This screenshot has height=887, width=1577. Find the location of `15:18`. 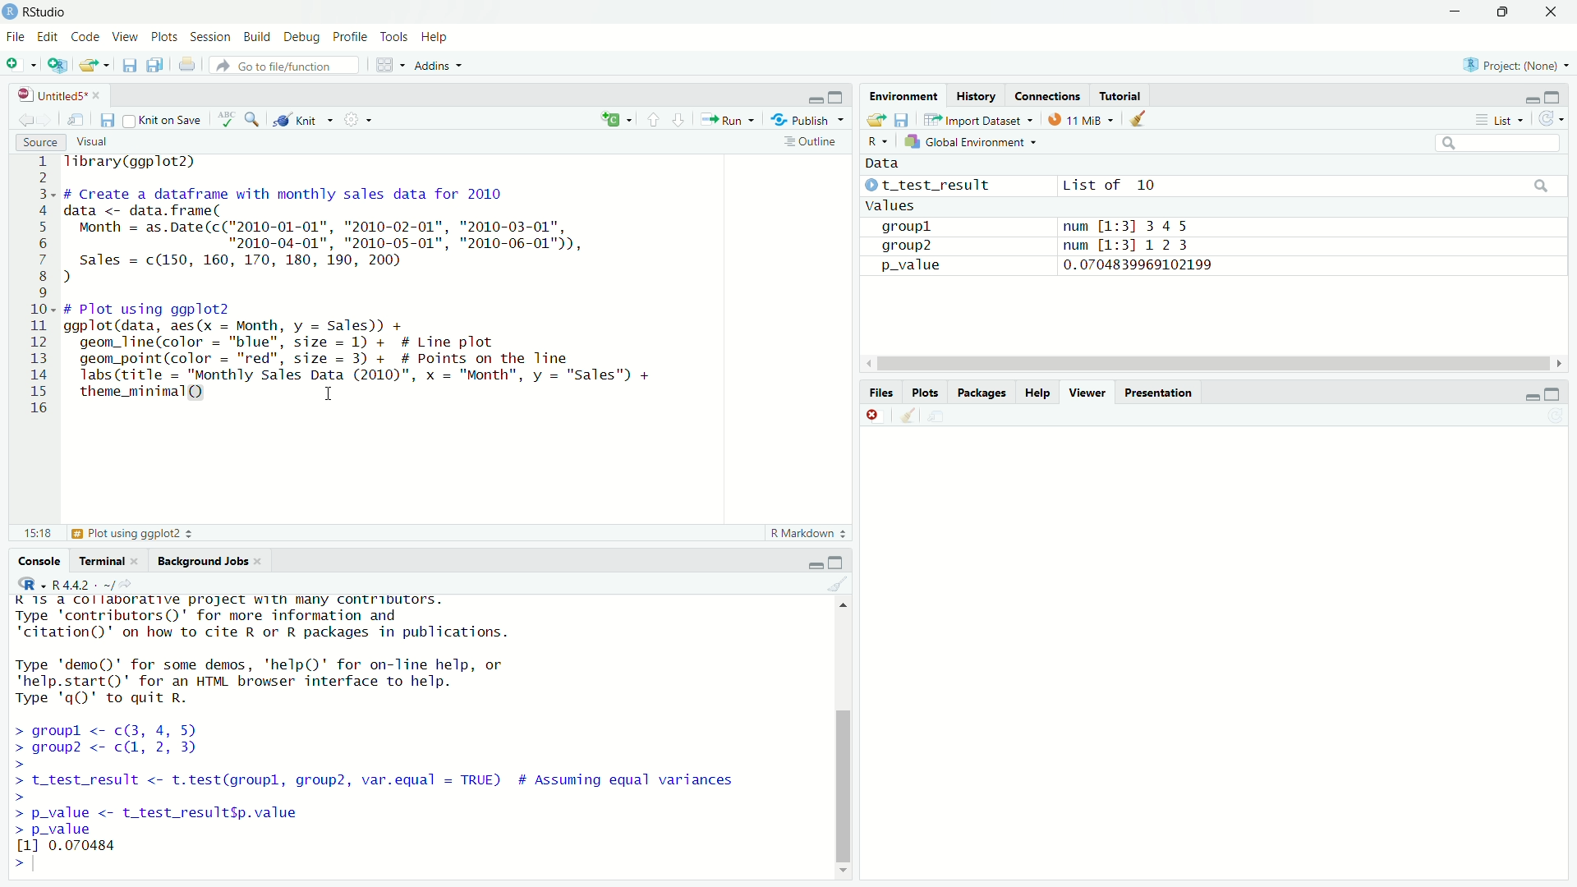

15:18 is located at coordinates (37, 534).